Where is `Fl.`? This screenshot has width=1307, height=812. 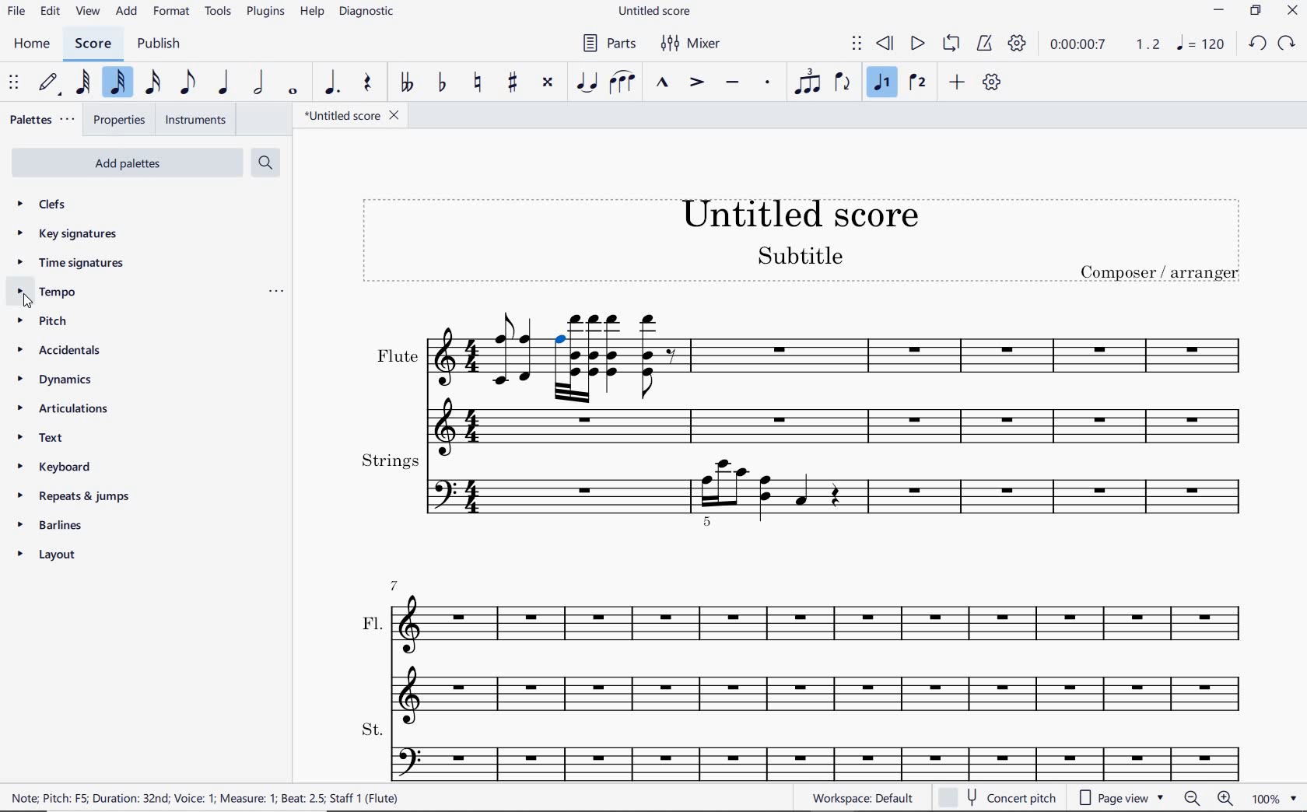
Fl. is located at coordinates (814, 644).